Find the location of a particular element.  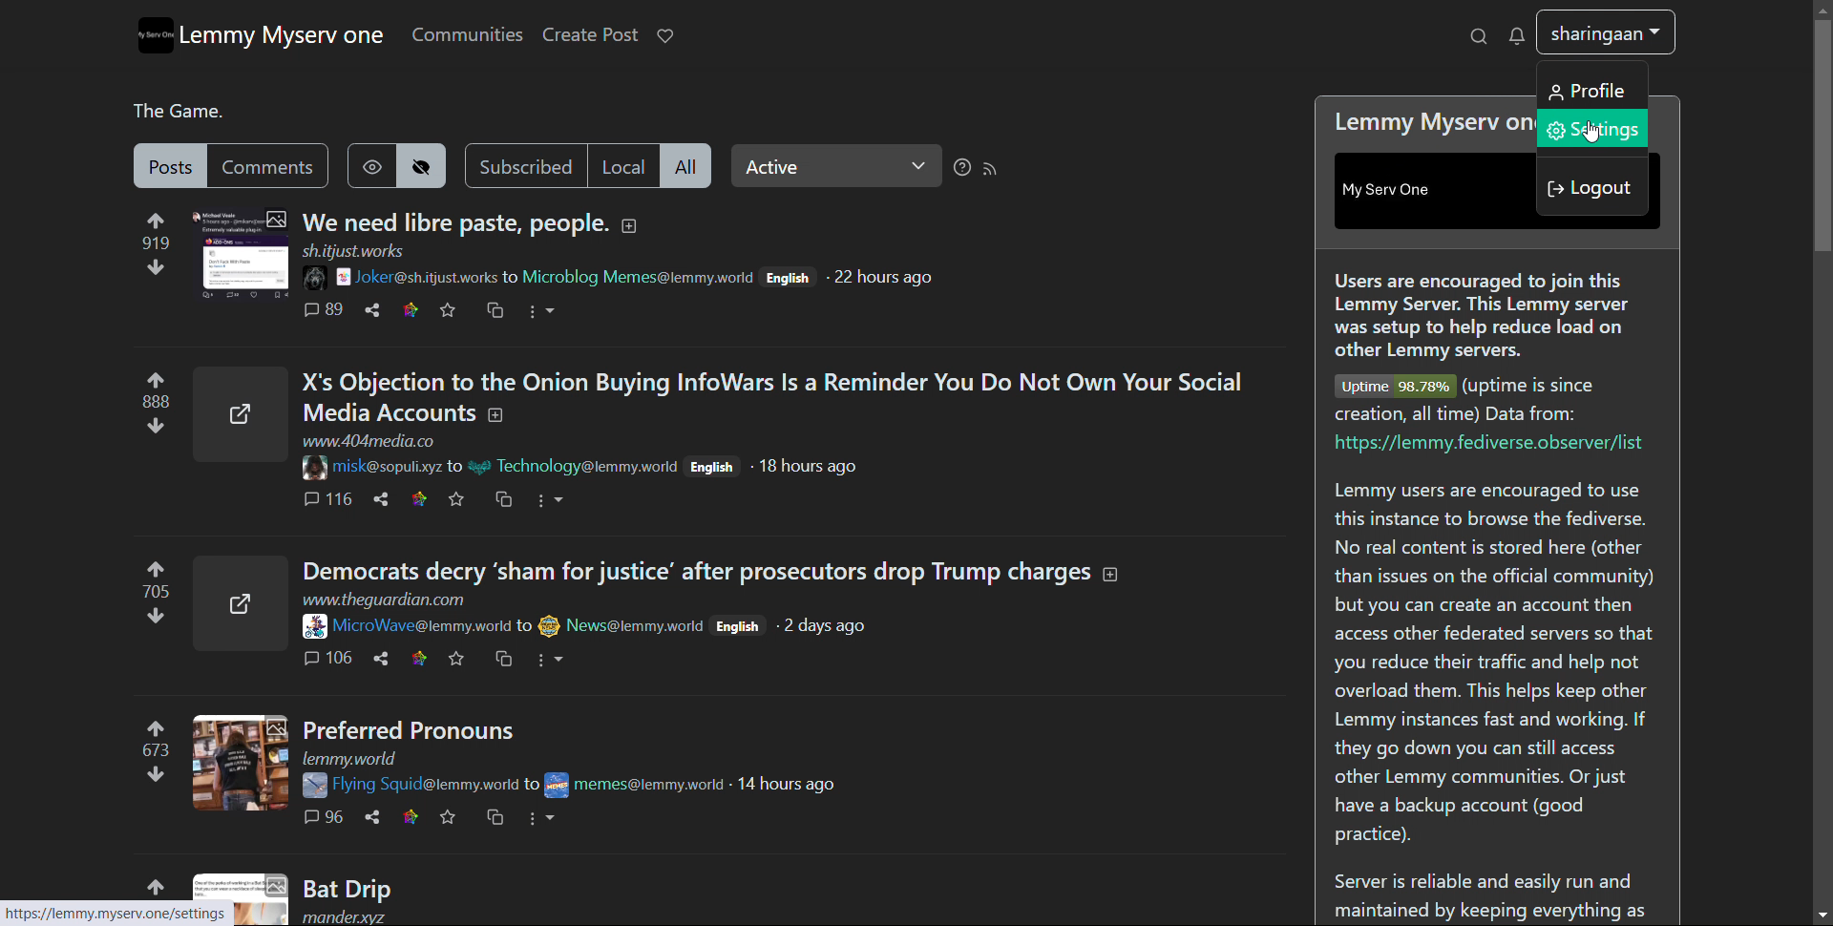

https://lemmy.fediverse.observer/list is located at coordinates (1490, 449).